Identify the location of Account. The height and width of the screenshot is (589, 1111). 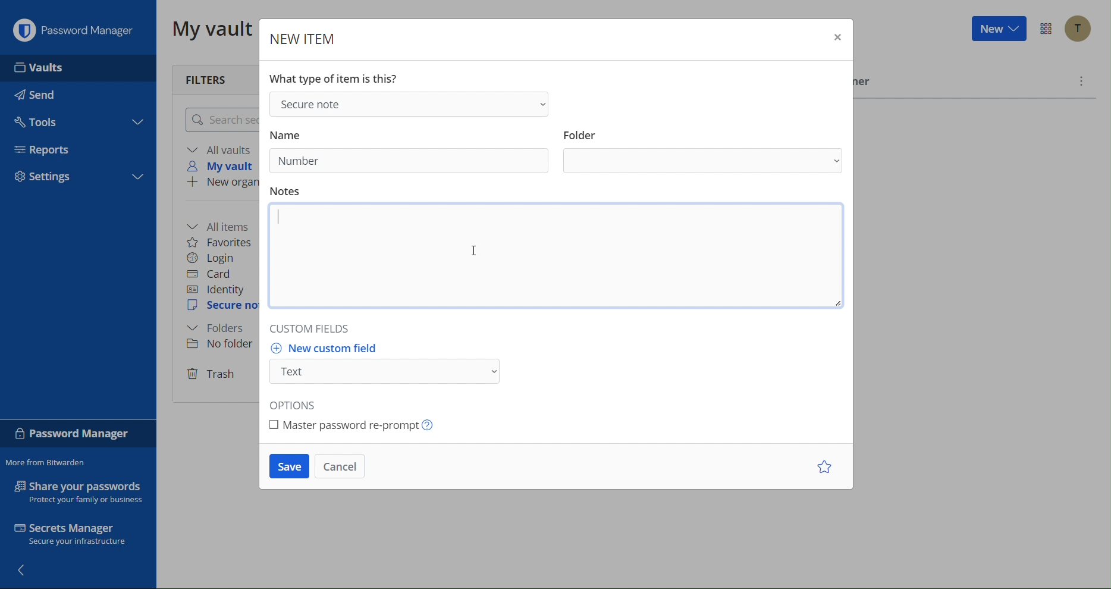
(1077, 29).